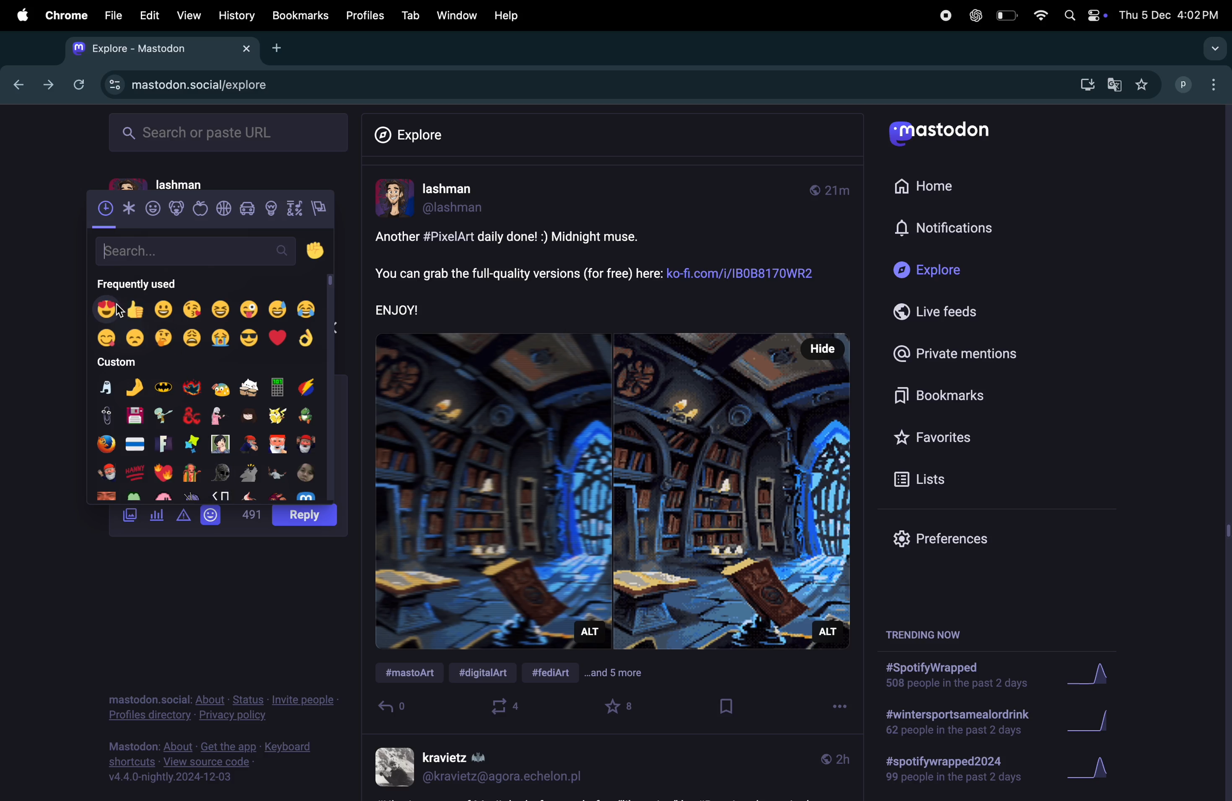 The height and width of the screenshot is (801, 1232). What do you see at coordinates (218, 763) in the screenshot?
I see `view source code` at bounding box center [218, 763].